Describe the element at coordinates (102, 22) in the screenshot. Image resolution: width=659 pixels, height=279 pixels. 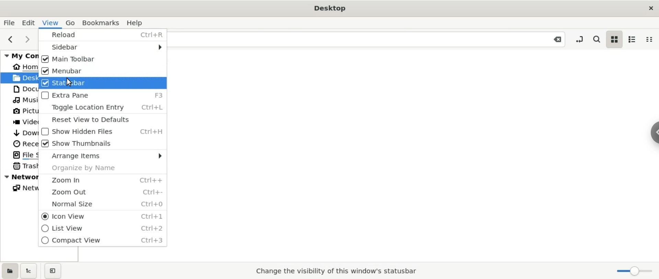
I see `Bookmarks` at that location.